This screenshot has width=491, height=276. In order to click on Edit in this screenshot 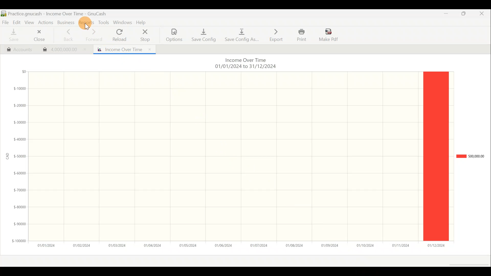, I will do `click(17, 22)`.